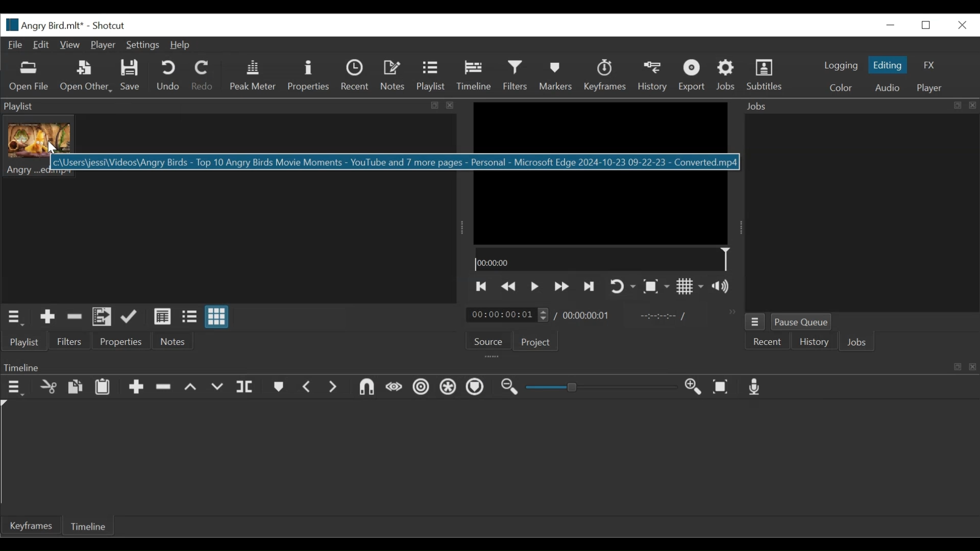  Describe the element at coordinates (510, 388) in the screenshot. I see `Zoom timeline out` at that location.